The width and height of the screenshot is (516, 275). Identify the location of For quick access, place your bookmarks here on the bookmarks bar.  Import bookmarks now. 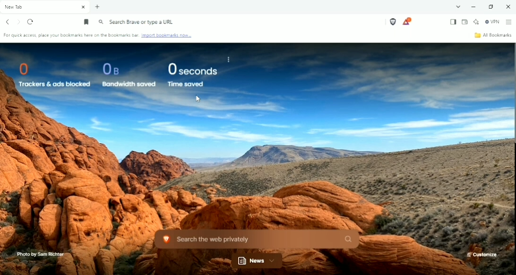
(99, 36).